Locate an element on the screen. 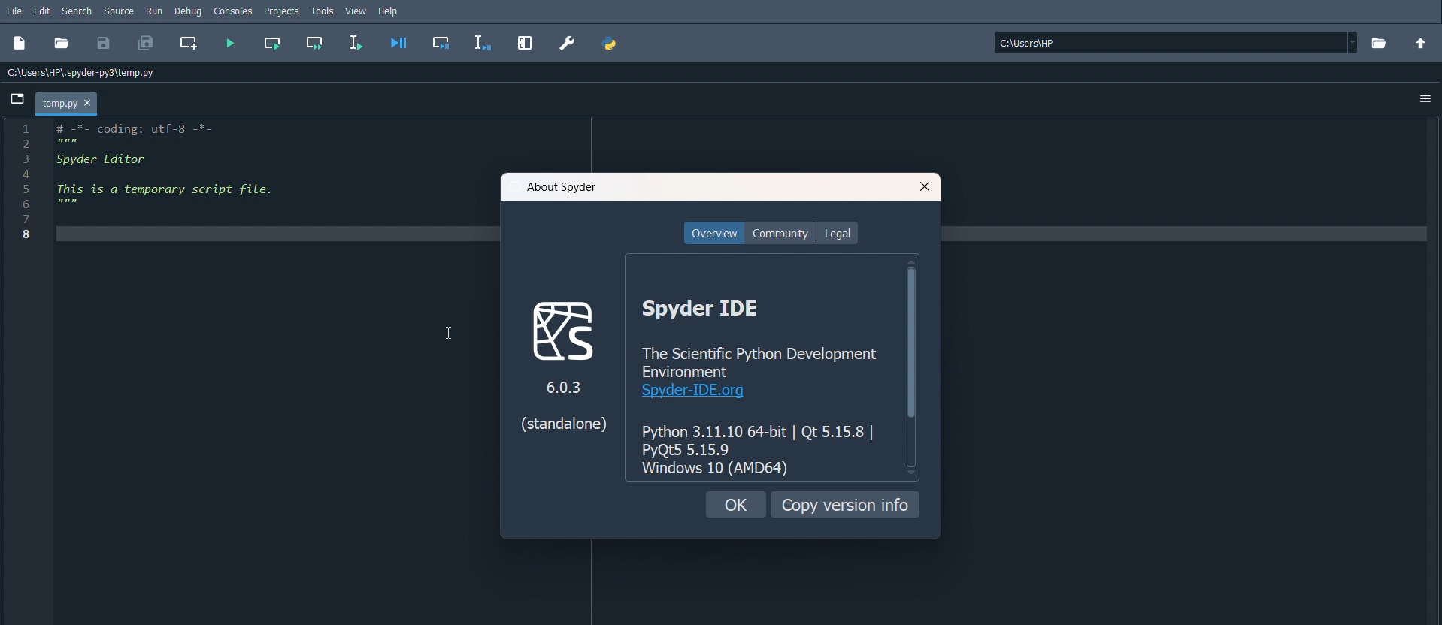 This screenshot has height=625, width=1442. Run current cell is located at coordinates (271, 43).